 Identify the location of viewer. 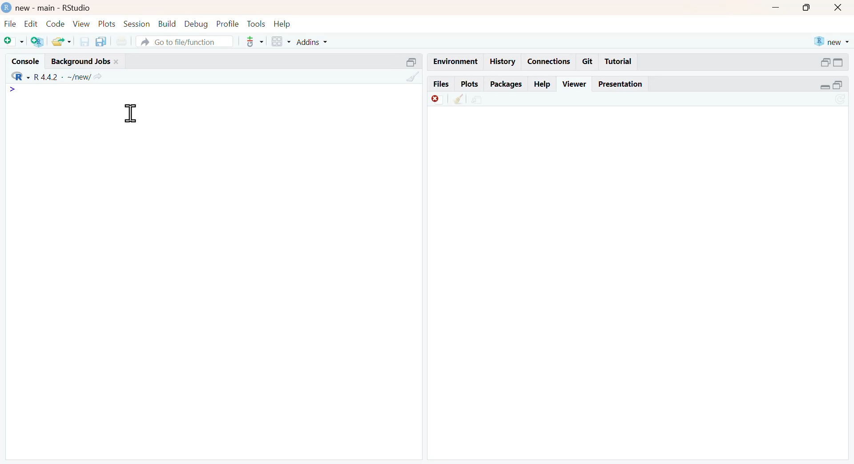
(575, 84).